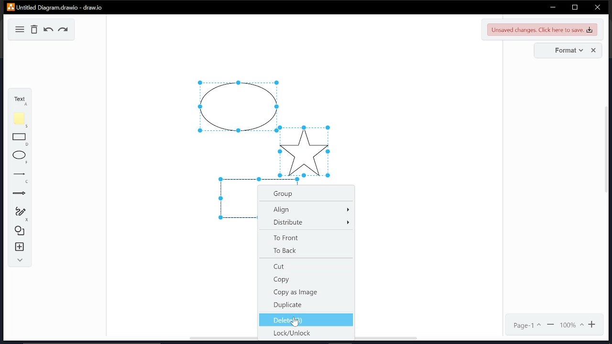 The image size is (612, 344). Describe the element at coordinates (597, 8) in the screenshot. I see `close` at that location.